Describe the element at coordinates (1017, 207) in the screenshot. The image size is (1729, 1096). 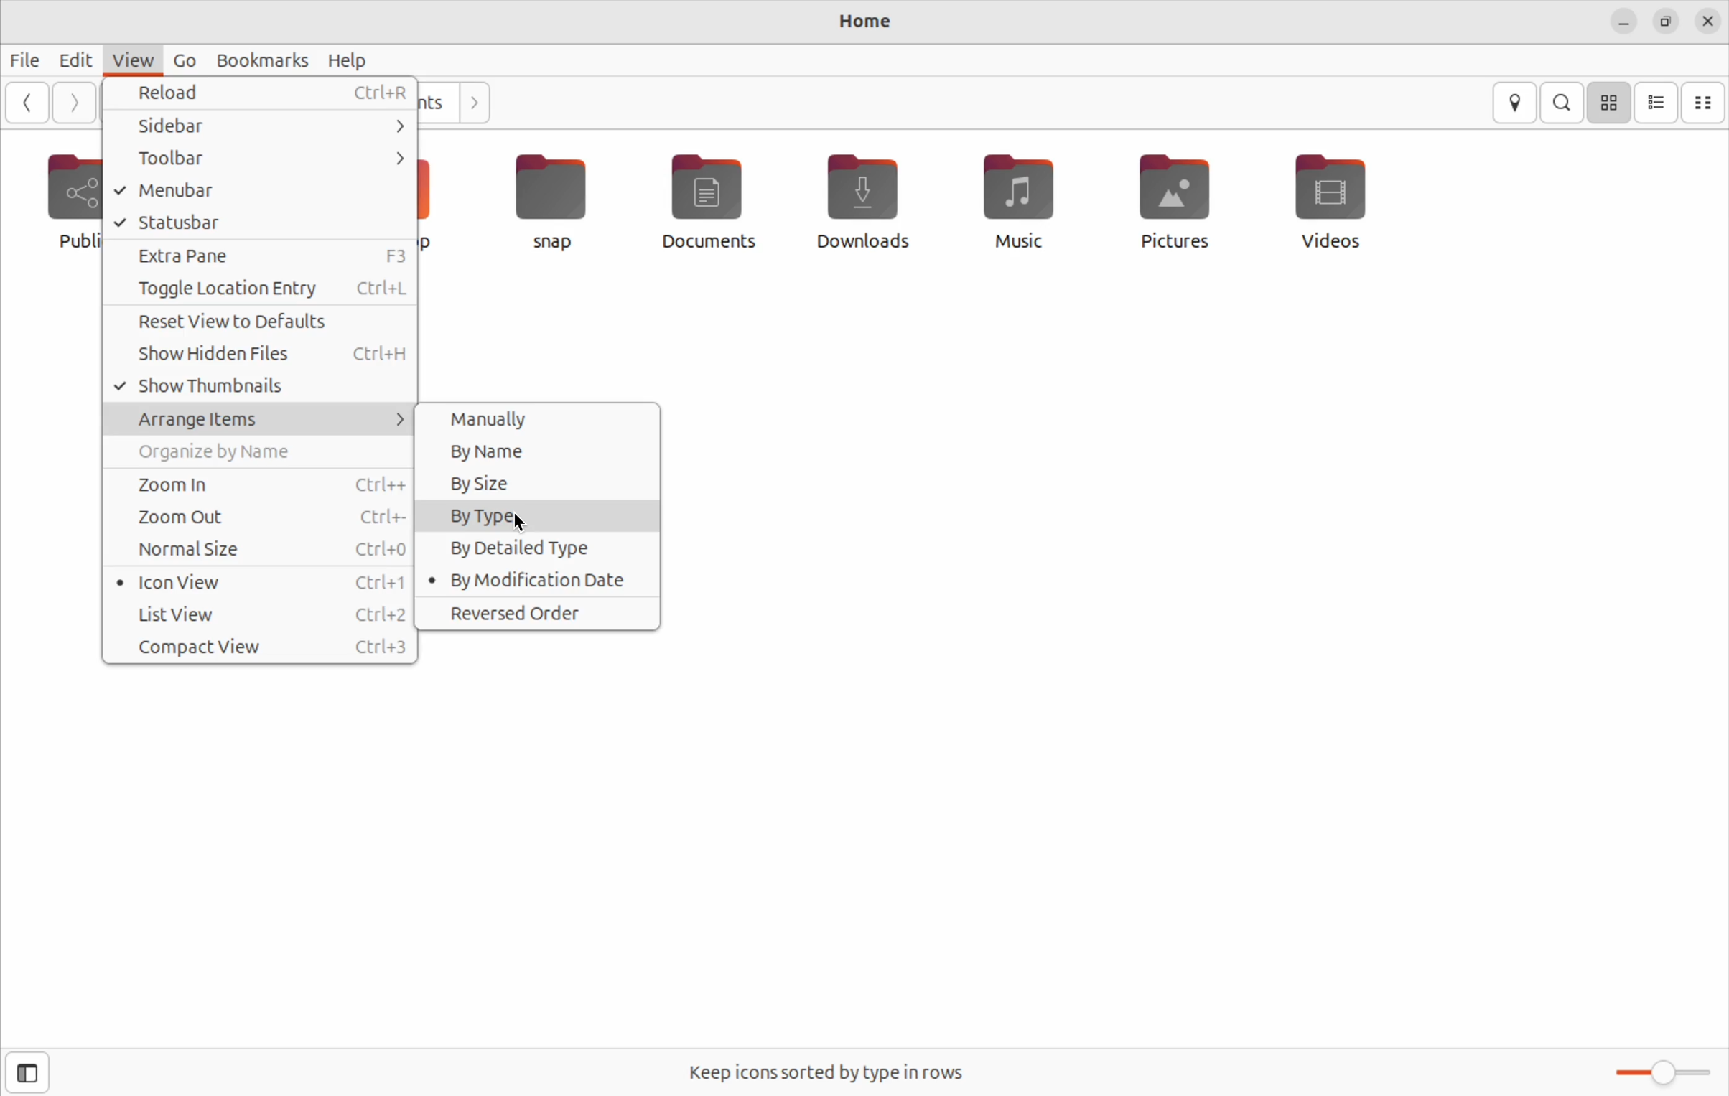
I see `music` at that location.